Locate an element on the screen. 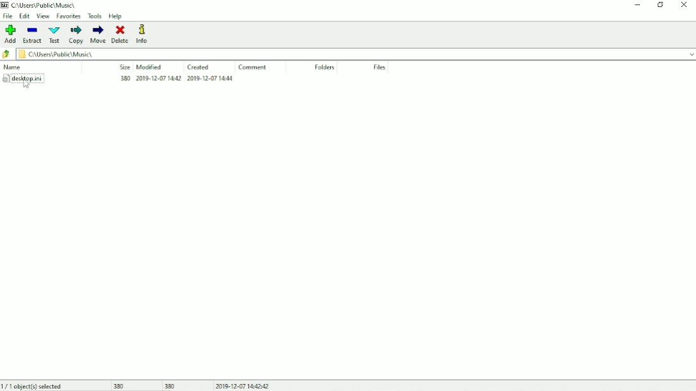 This screenshot has width=696, height=391. Tools is located at coordinates (94, 16).